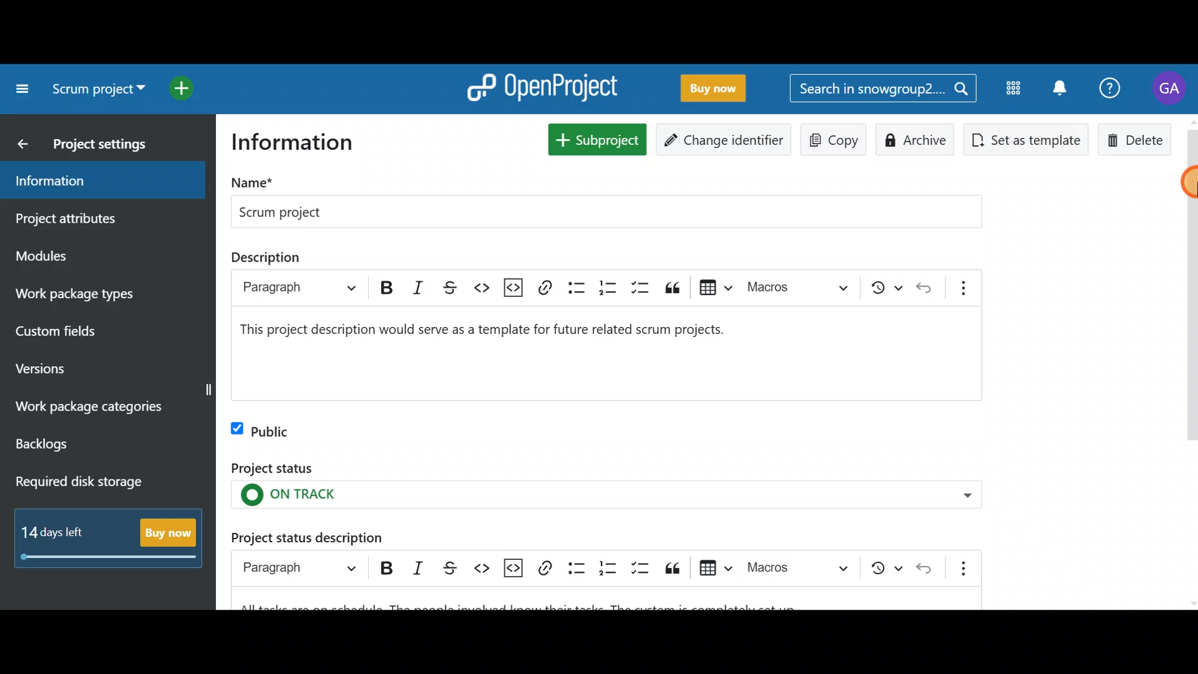 Image resolution: width=1198 pixels, height=674 pixels. I want to click on Cursor, so click(1188, 183).